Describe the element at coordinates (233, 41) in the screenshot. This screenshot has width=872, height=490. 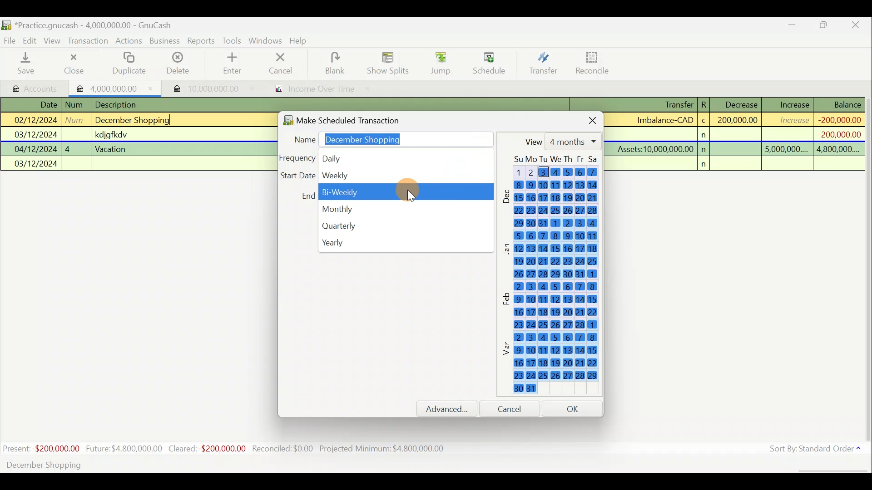
I see `Tools` at that location.